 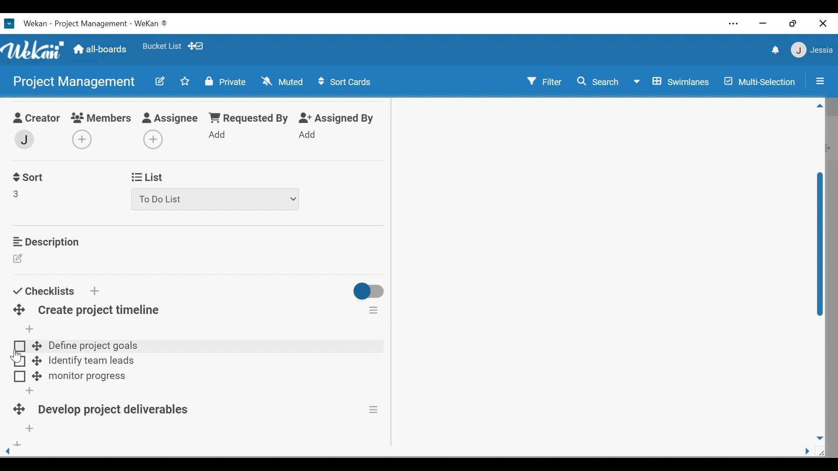 What do you see at coordinates (375, 410) in the screenshot?
I see `checklist actions` at bounding box center [375, 410].